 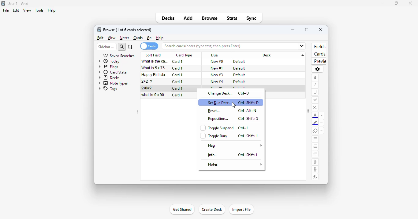 What do you see at coordinates (251, 18) in the screenshot?
I see `sync` at bounding box center [251, 18].